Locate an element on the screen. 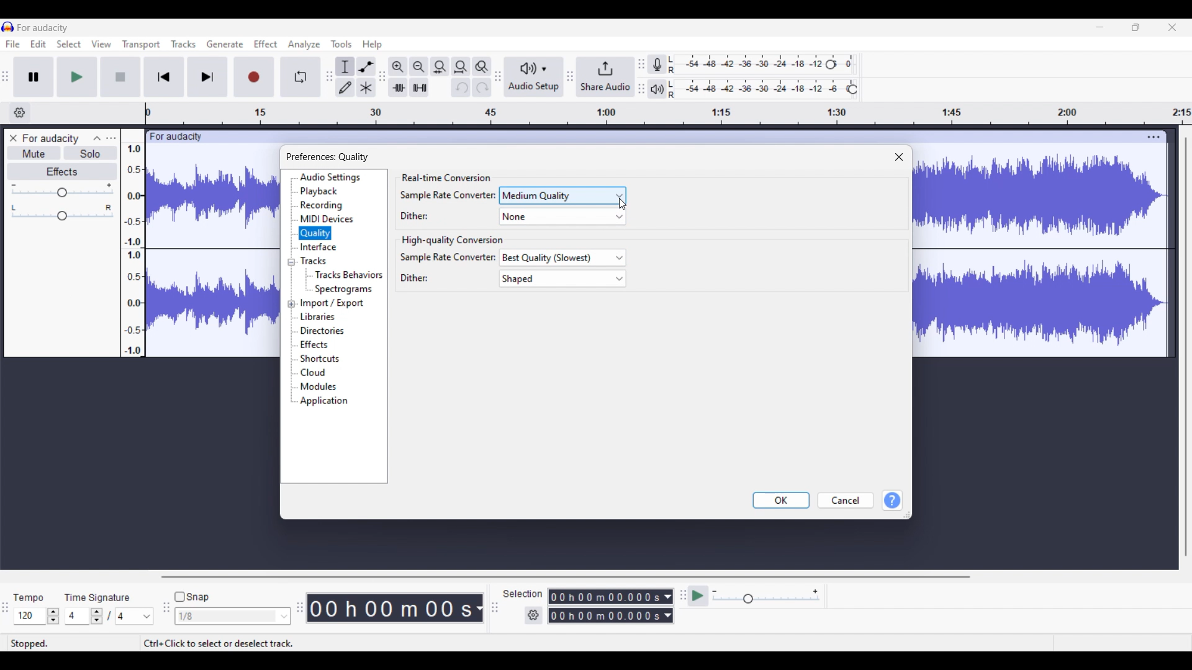  Scale to measure length of track is located at coordinates (669, 113).